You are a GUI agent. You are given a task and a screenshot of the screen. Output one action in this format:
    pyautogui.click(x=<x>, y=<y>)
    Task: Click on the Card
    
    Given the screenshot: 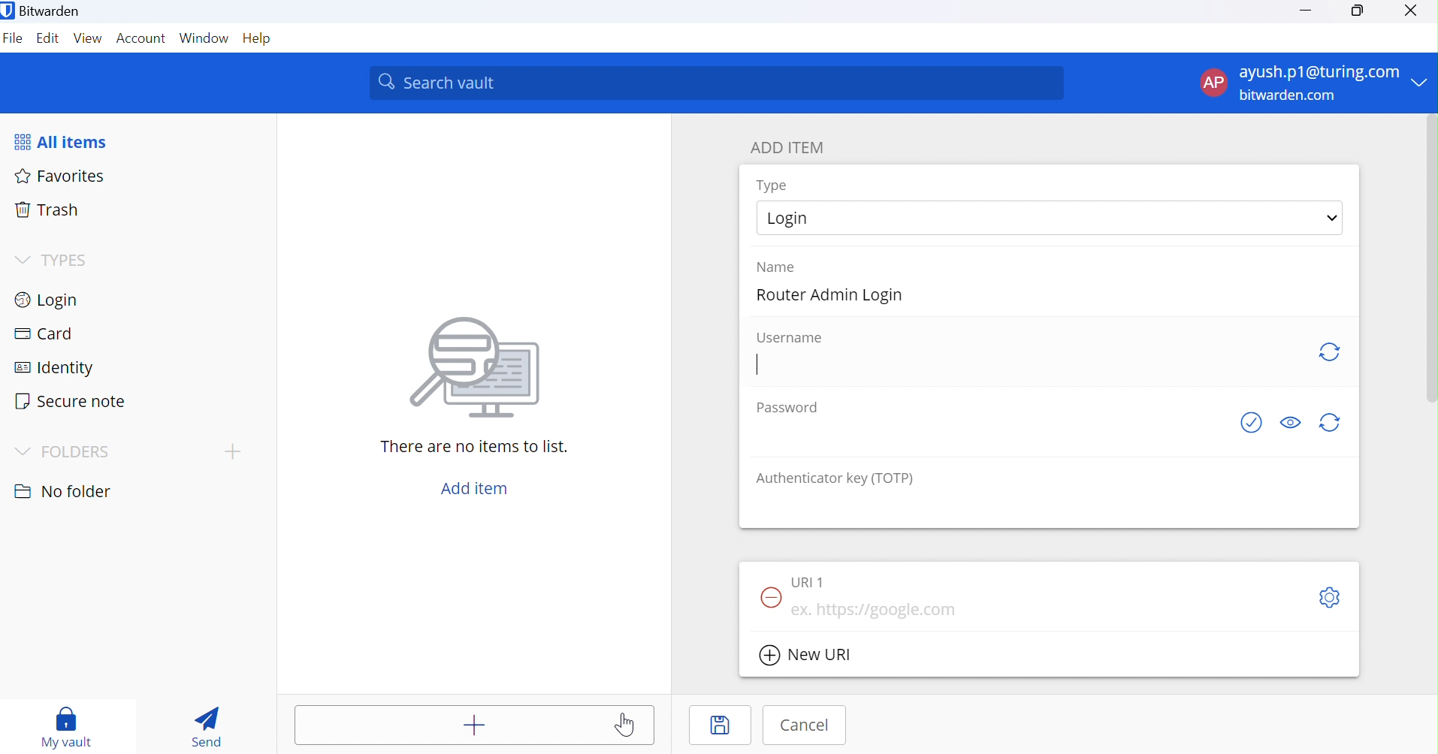 What is the action you would take?
    pyautogui.click(x=44, y=335)
    